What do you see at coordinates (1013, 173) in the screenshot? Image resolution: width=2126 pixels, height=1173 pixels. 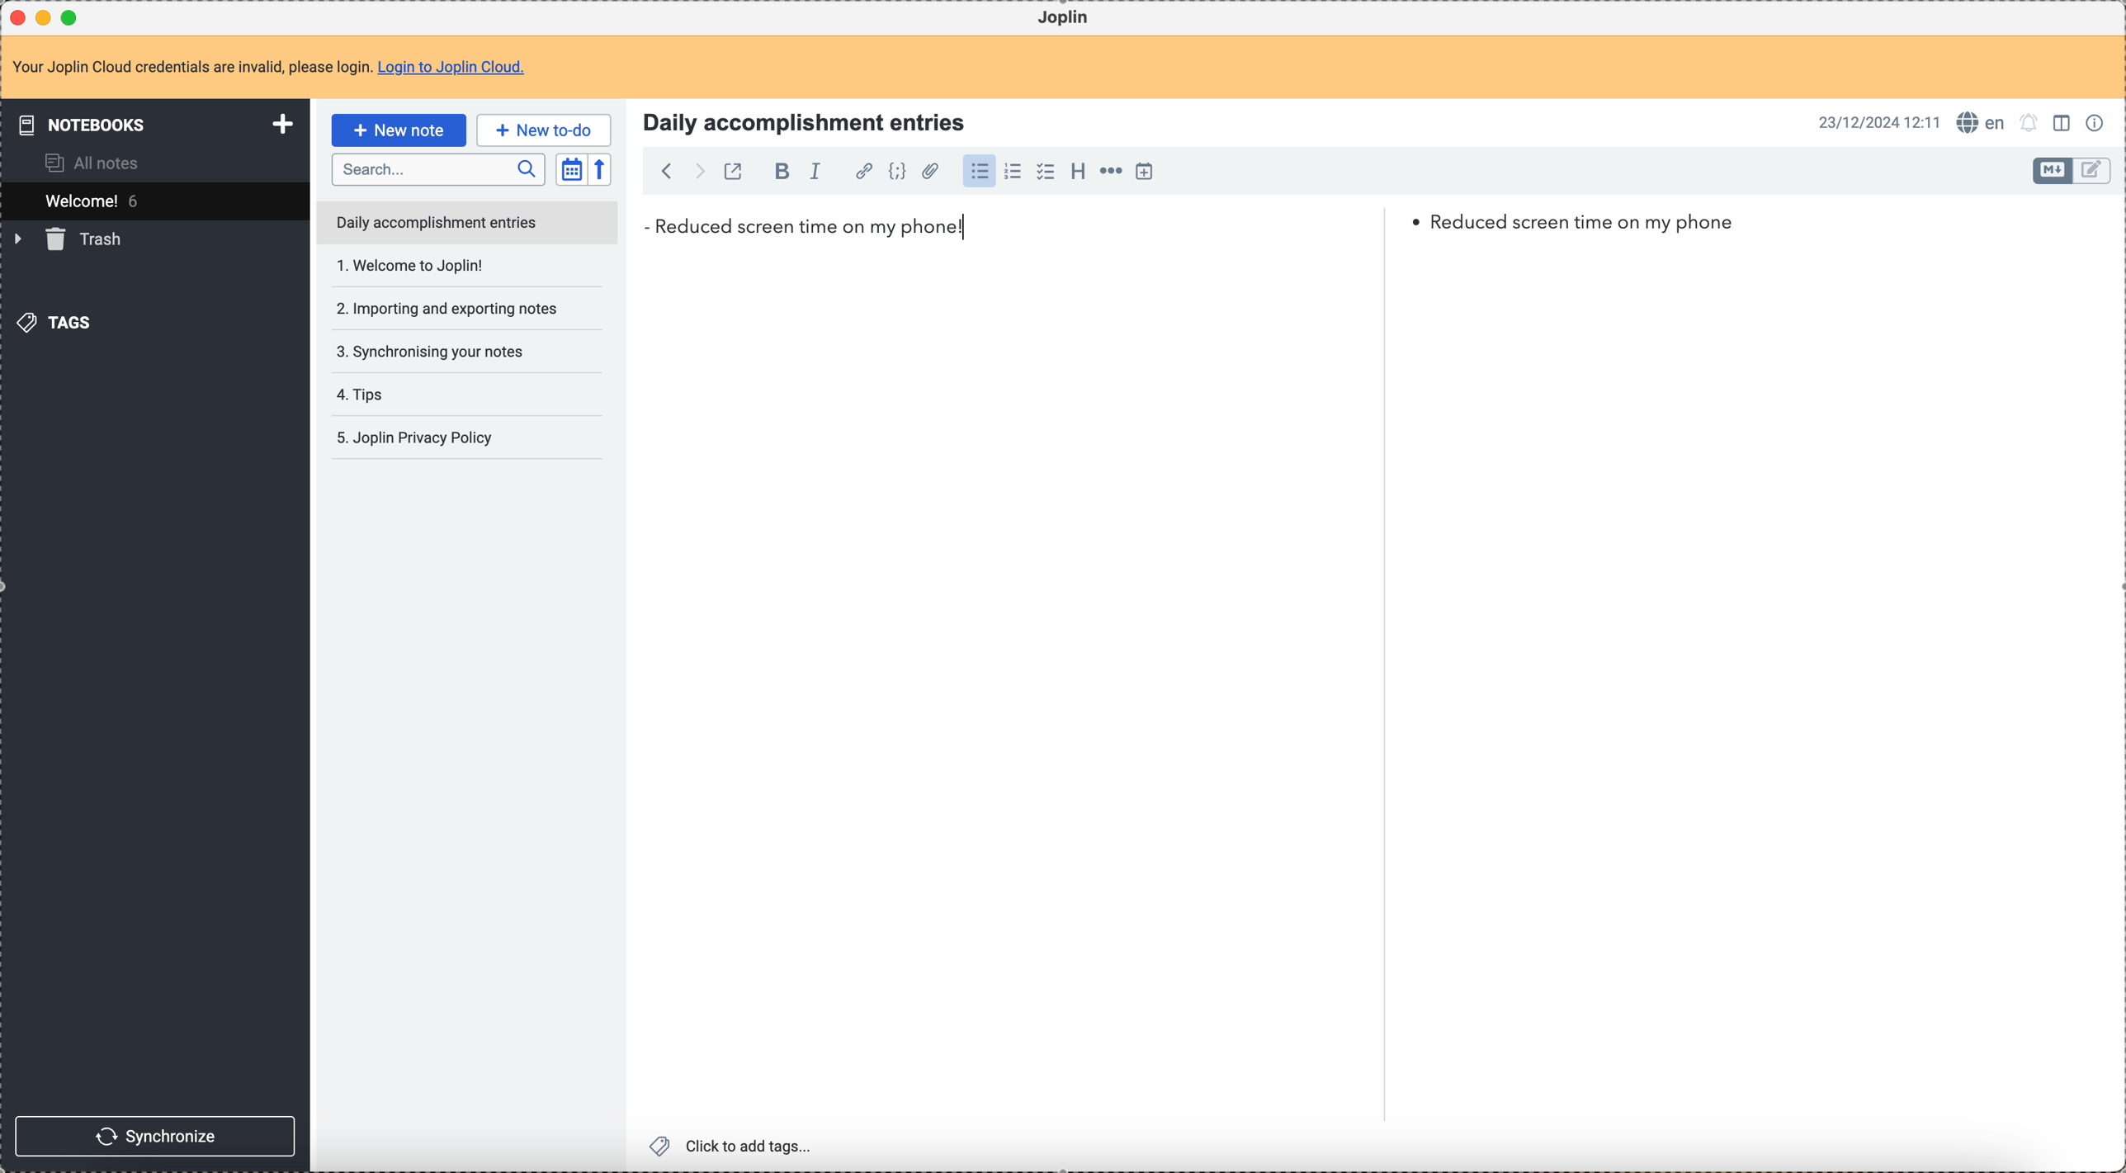 I see `numbered list` at bounding box center [1013, 173].